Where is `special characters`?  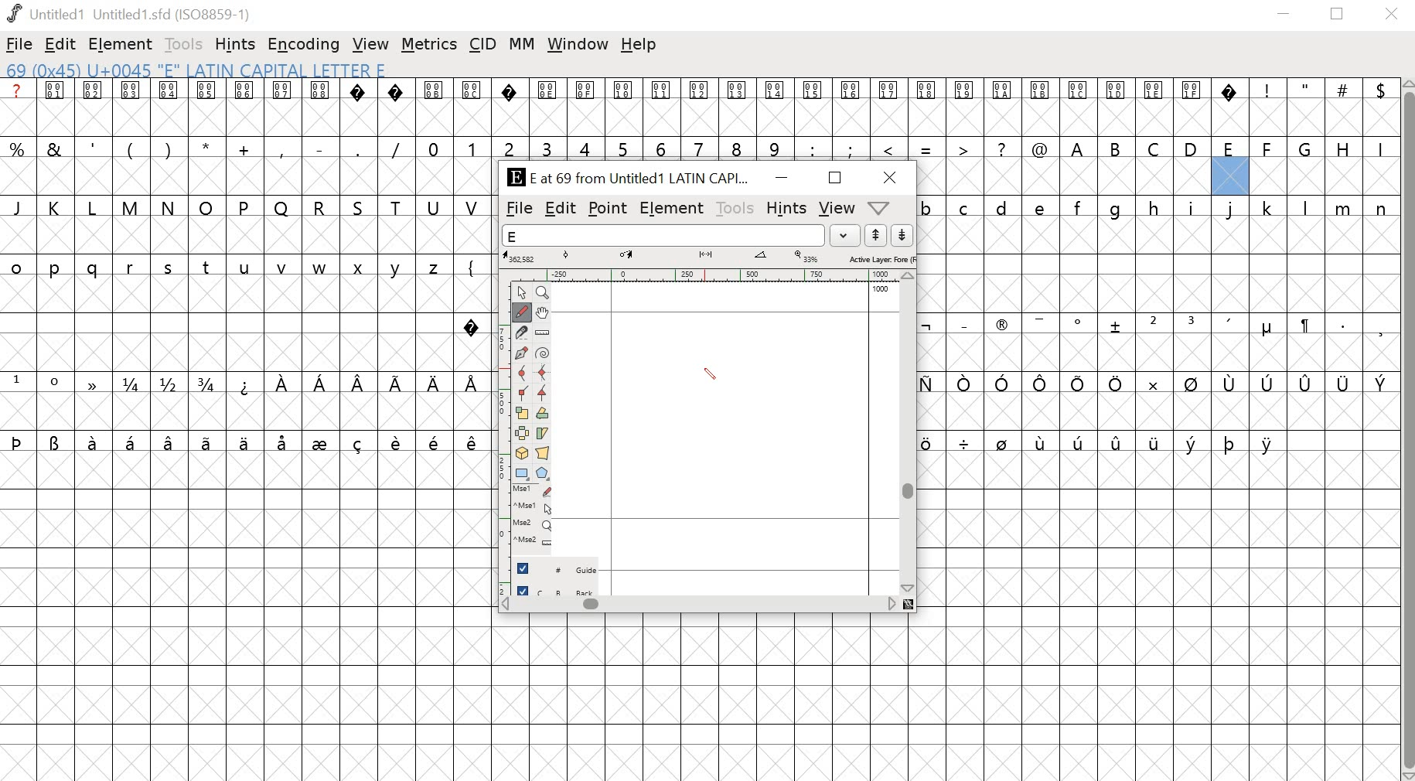
special characters is located at coordinates (242, 384).